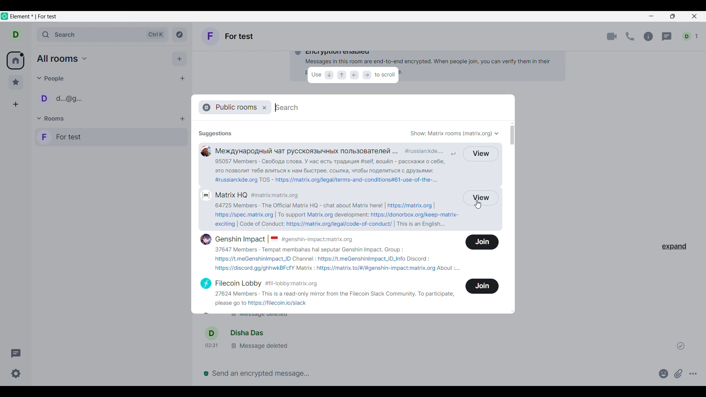 The image size is (706, 397). I want to click on up to scroll, so click(342, 75).